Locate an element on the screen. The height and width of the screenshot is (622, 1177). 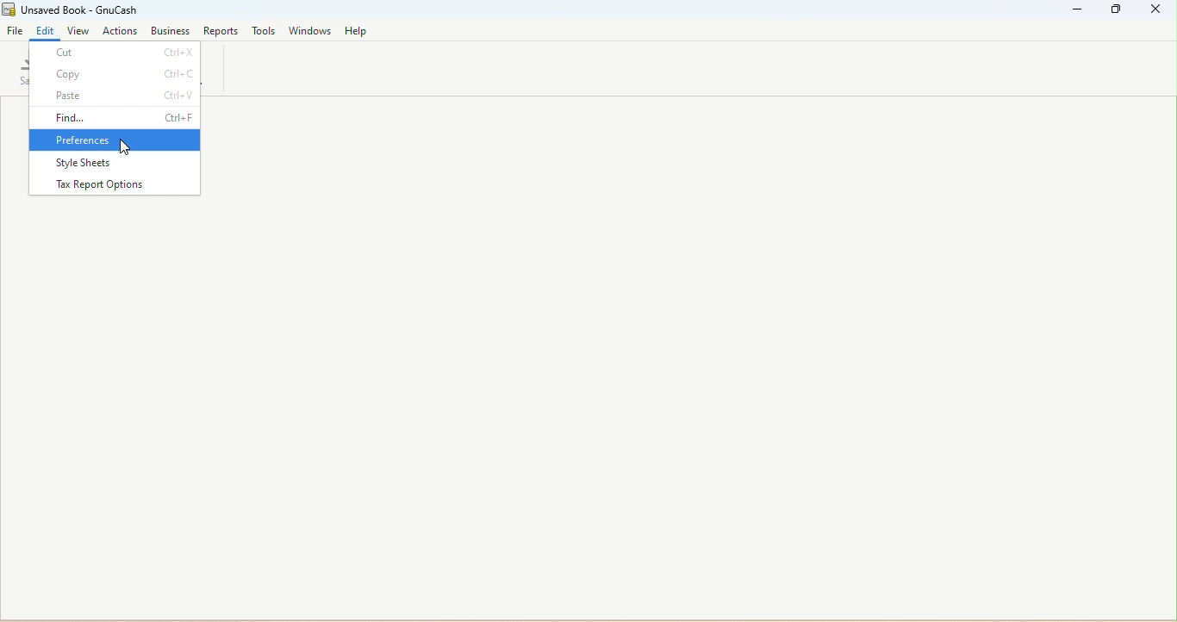
Cut is located at coordinates (115, 52).